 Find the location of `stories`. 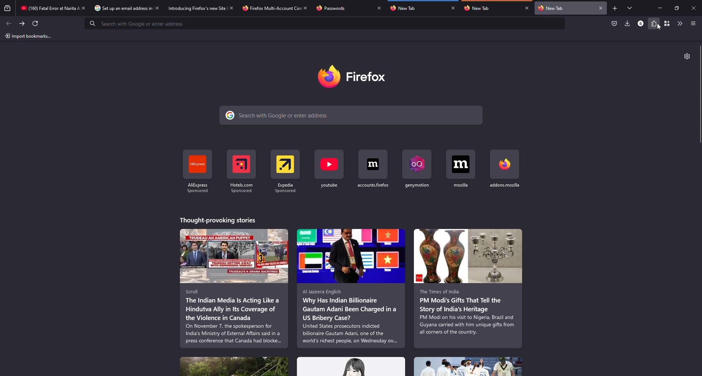

stories is located at coordinates (234, 288).